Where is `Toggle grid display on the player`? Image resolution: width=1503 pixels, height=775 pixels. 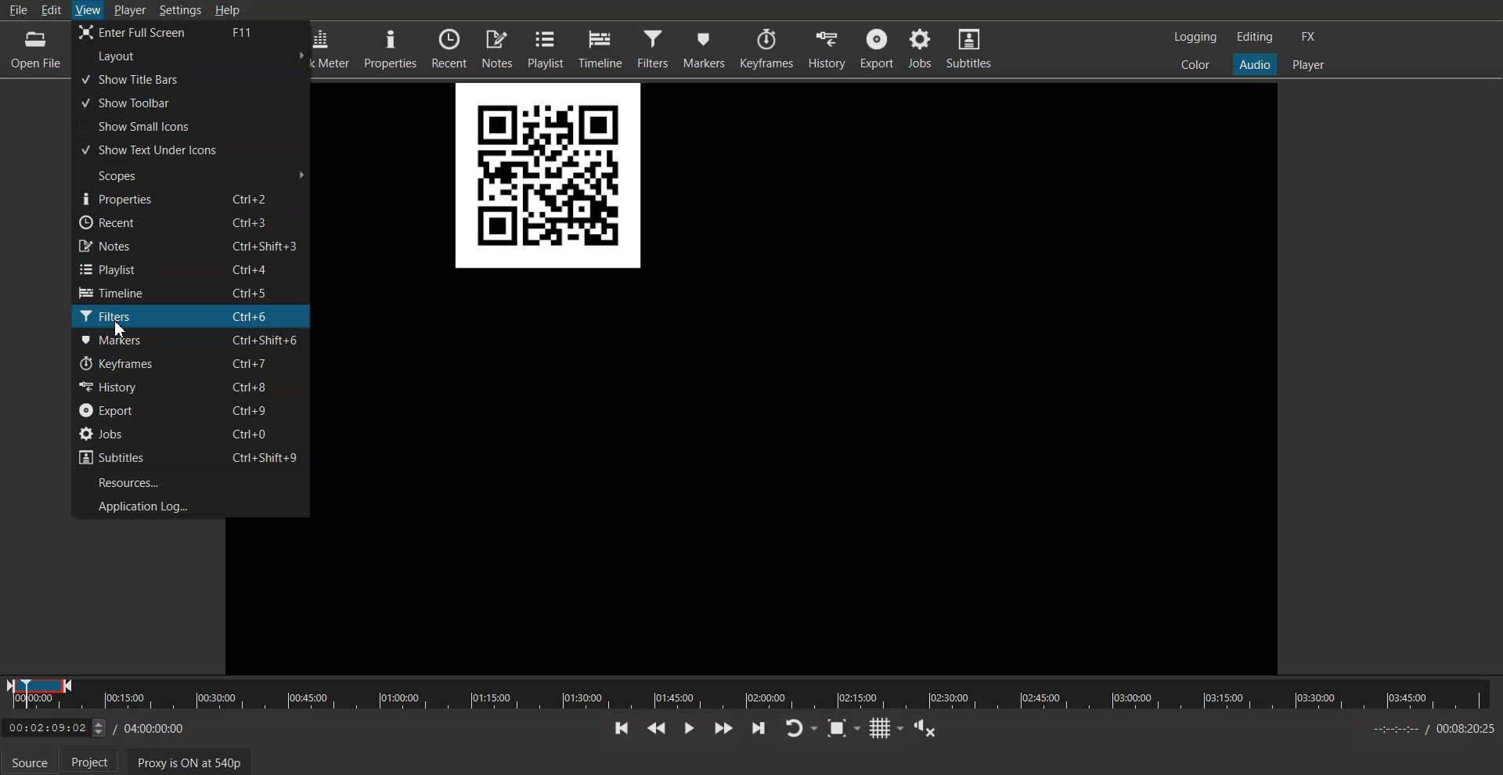 Toggle grid display on the player is located at coordinates (887, 727).